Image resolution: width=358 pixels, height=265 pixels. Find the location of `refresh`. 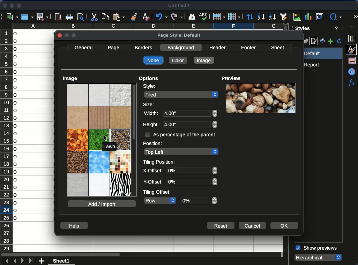

refresh is located at coordinates (340, 41).